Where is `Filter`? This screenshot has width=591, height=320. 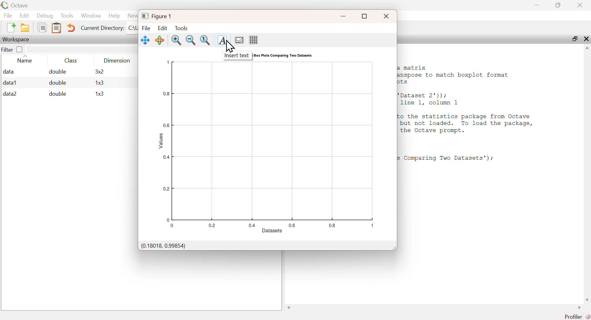
Filter is located at coordinates (12, 49).